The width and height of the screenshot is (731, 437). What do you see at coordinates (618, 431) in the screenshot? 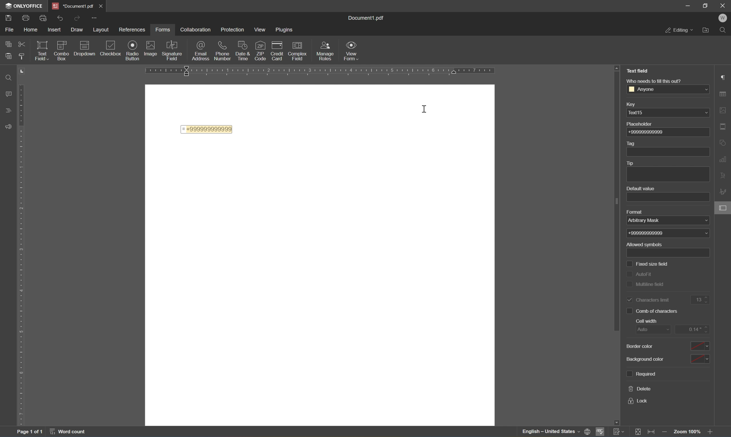
I see `track changes` at bounding box center [618, 431].